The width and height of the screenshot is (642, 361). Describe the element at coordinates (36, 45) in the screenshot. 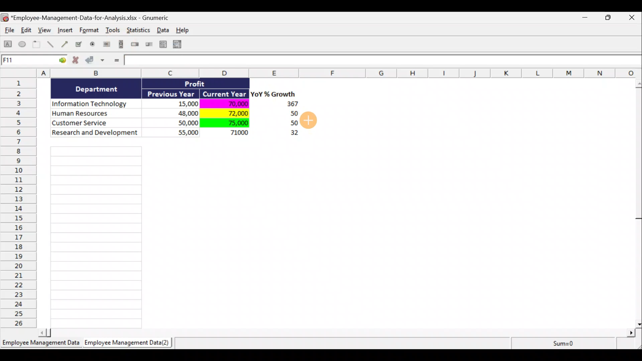

I see `Create a frame` at that location.